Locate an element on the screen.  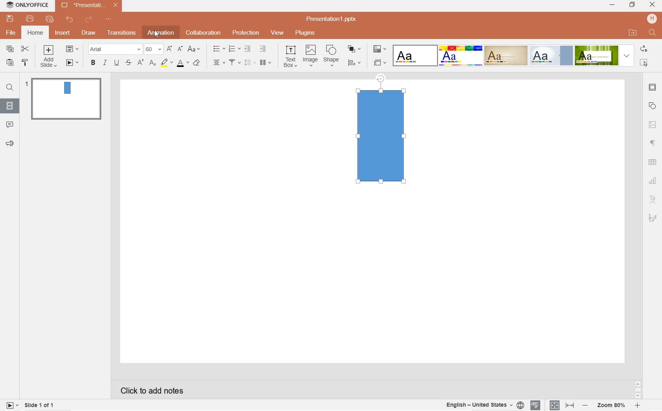
align shape is located at coordinates (354, 63).